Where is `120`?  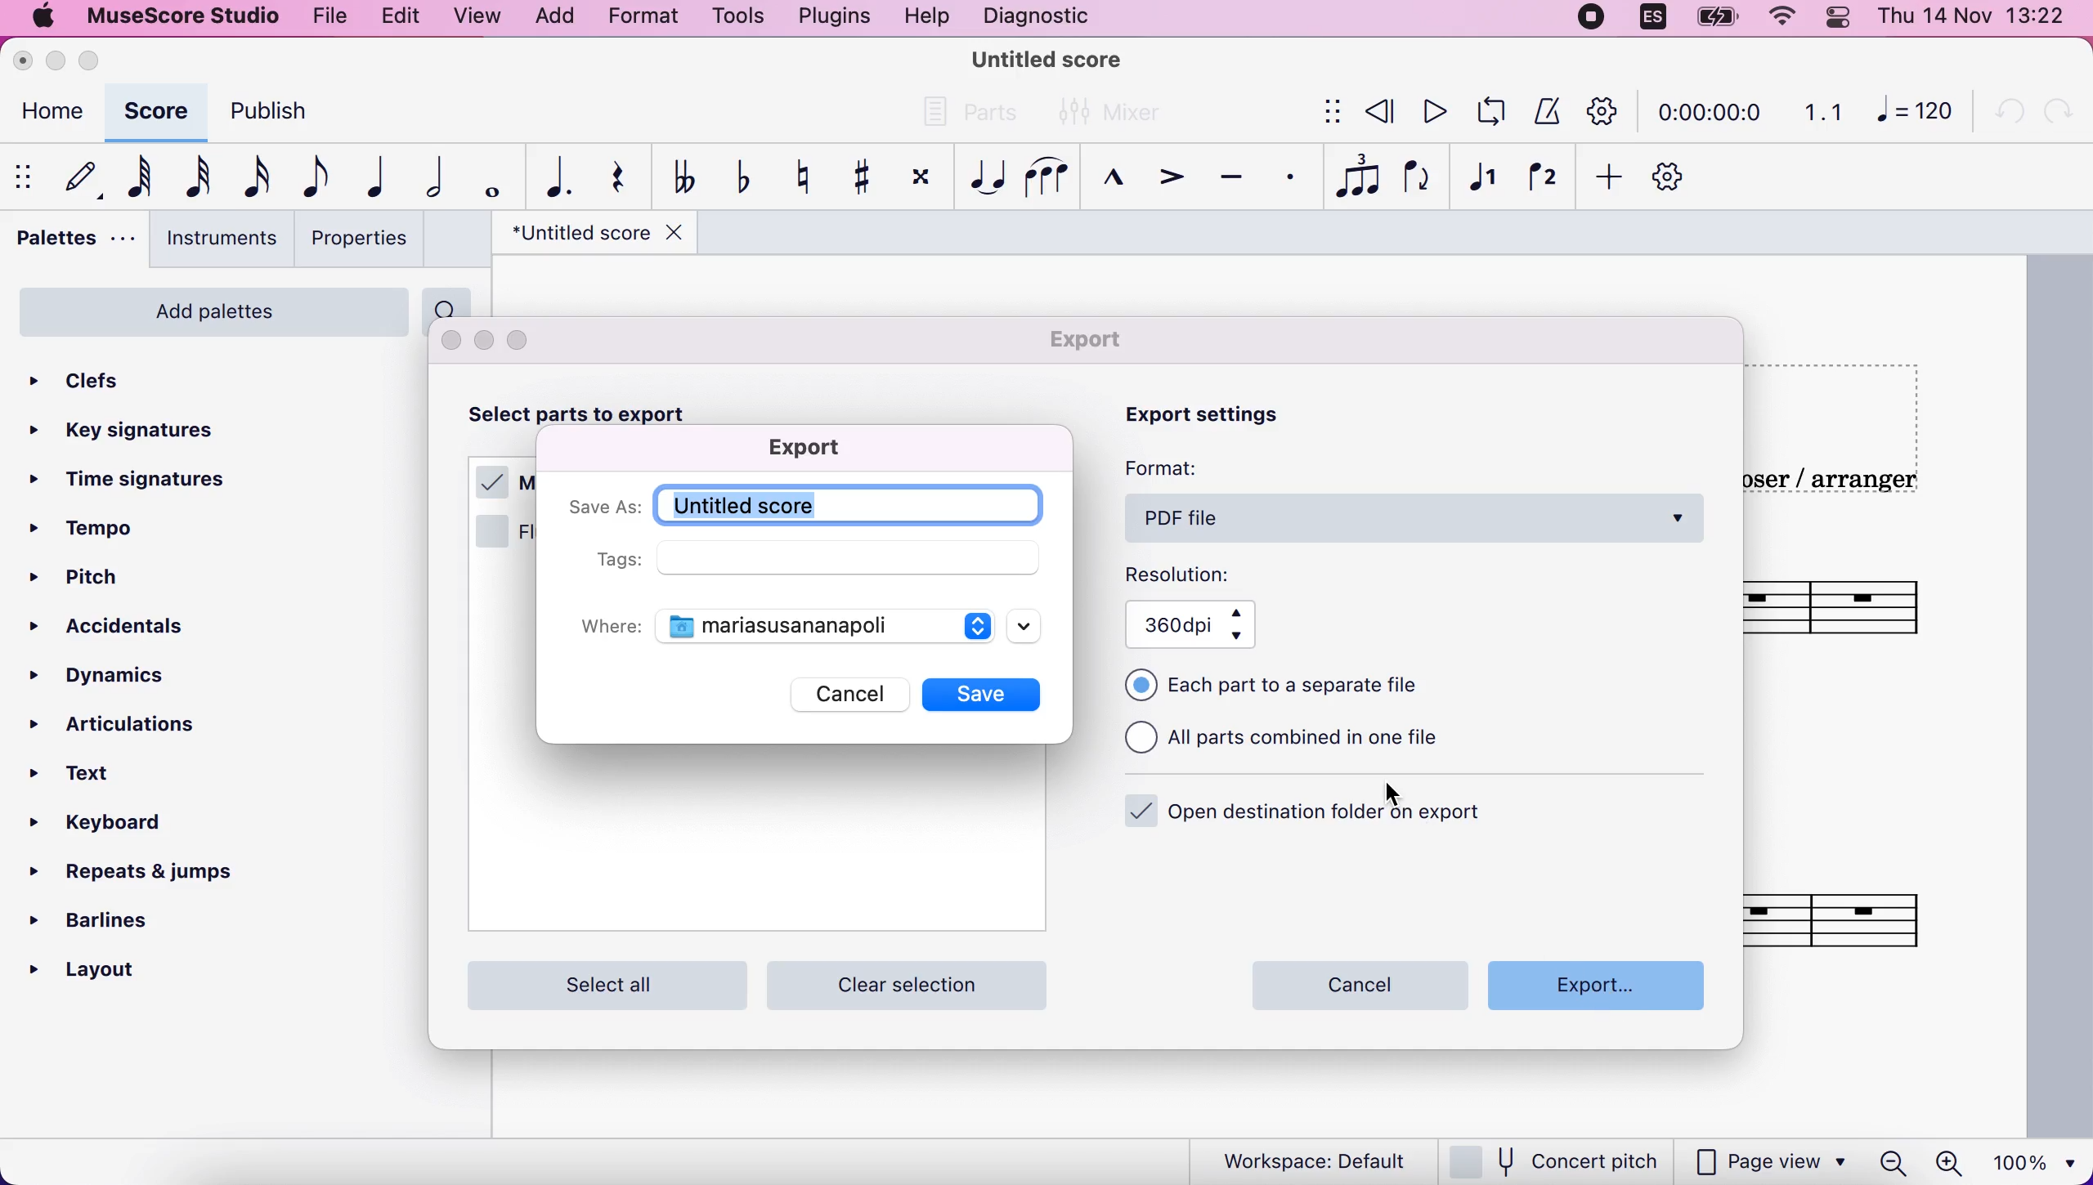 120 is located at coordinates (1918, 114).